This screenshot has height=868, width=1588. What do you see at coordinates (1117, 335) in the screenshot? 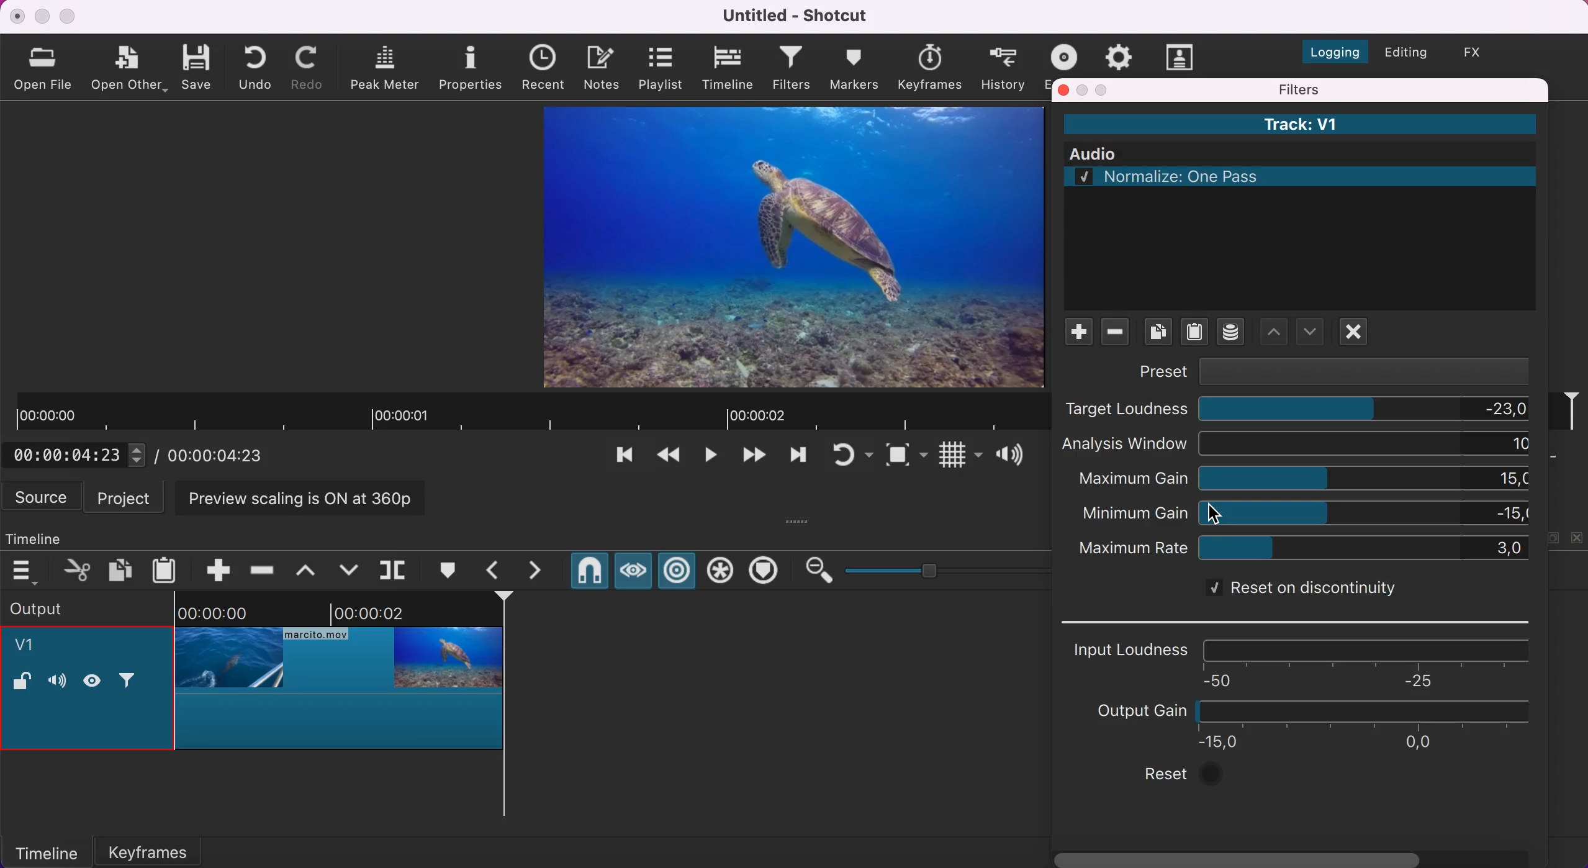
I see `remove` at bounding box center [1117, 335].